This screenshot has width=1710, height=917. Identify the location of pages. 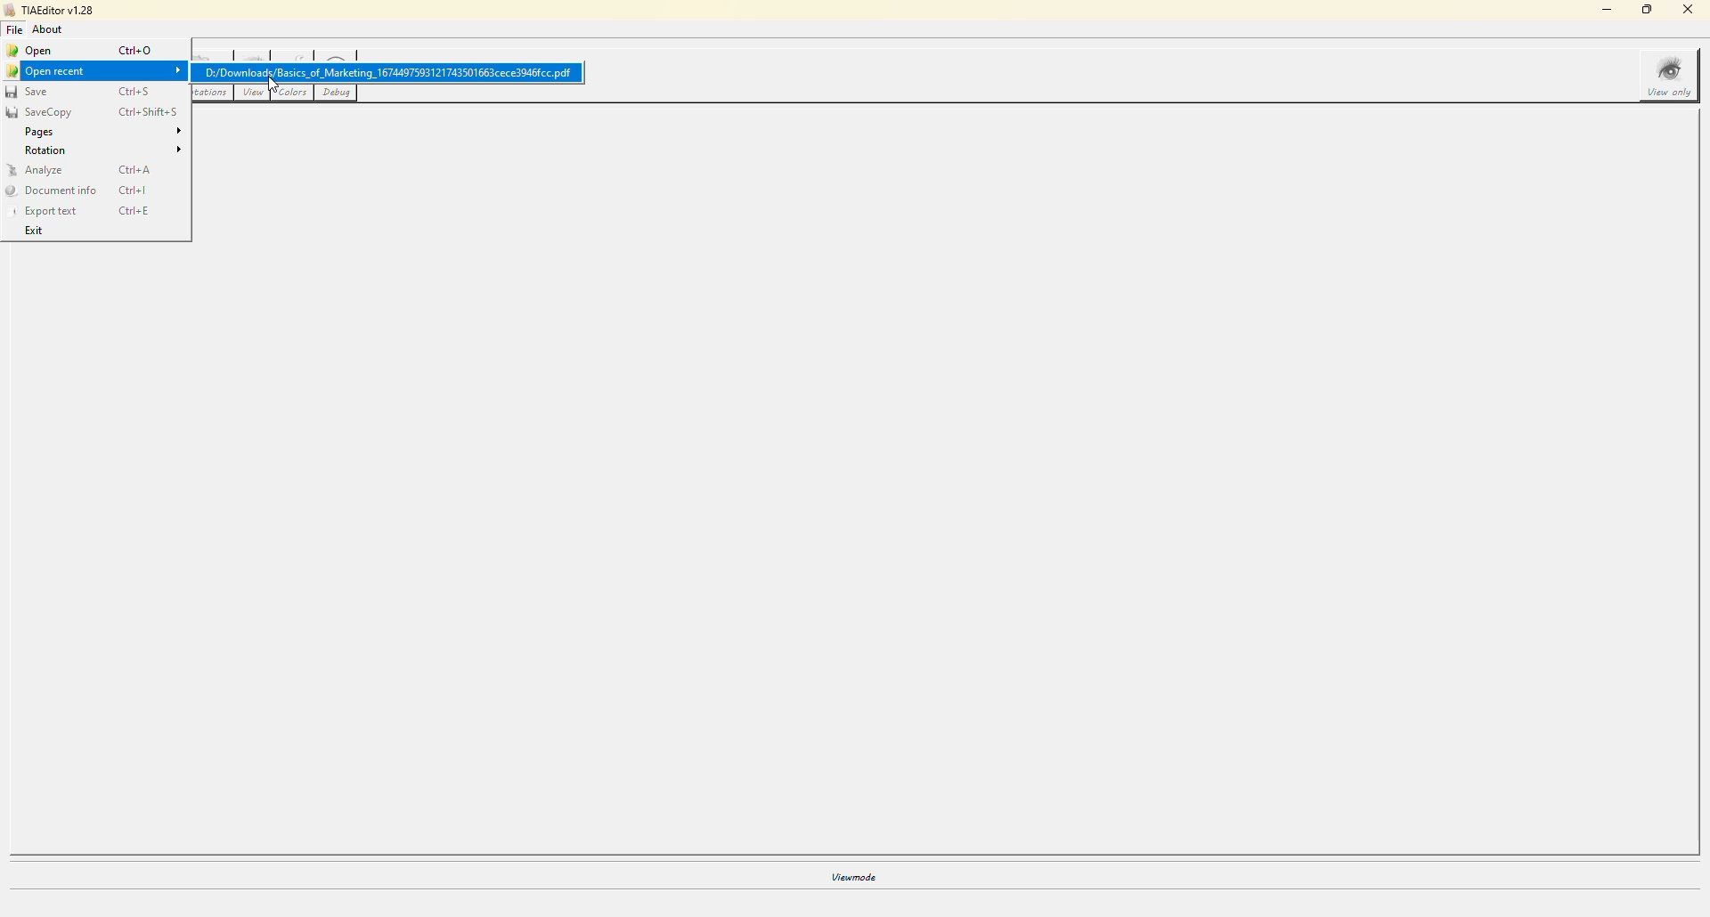
(38, 132).